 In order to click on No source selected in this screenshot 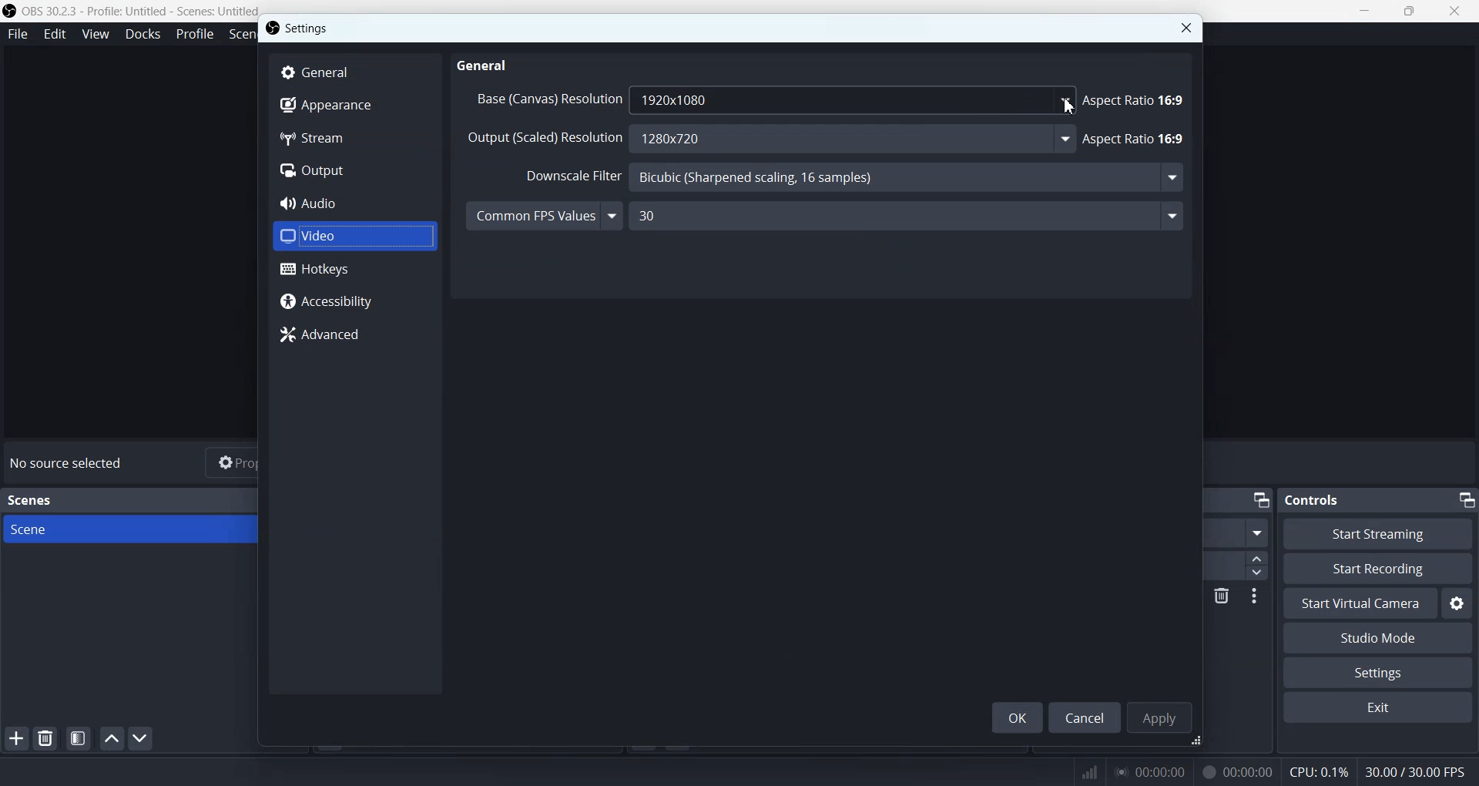, I will do `click(70, 465)`.